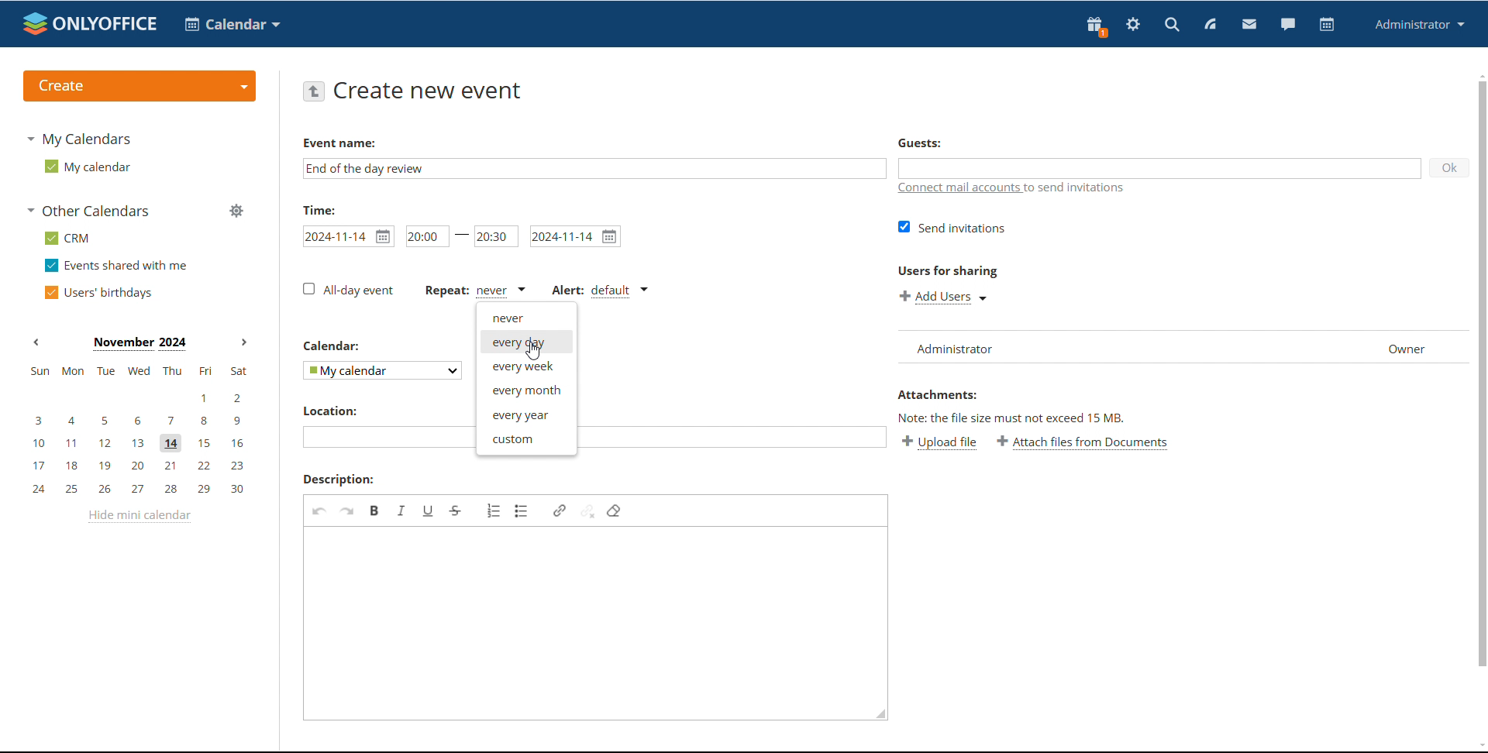 The height and width of the screenshot is (753, 1488). What do you see at coordinates (525, 368) in the screenshot?
I see `every week` at bounding box center [525, 368].